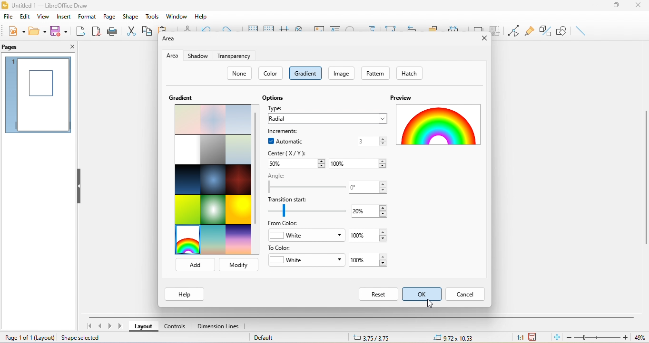 This screenshot has width=649, height=343. What do you see at coordinates (82, 338) in the screenshot?
I see `shape selected` at bounding box center [82, 338].